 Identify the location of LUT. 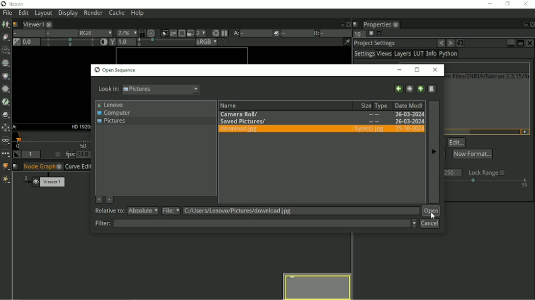
(418, 54).